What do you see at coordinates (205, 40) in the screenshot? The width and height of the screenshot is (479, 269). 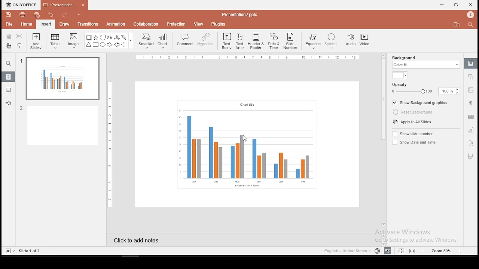 I see `hyperlink` at bounding box center [205, 40].